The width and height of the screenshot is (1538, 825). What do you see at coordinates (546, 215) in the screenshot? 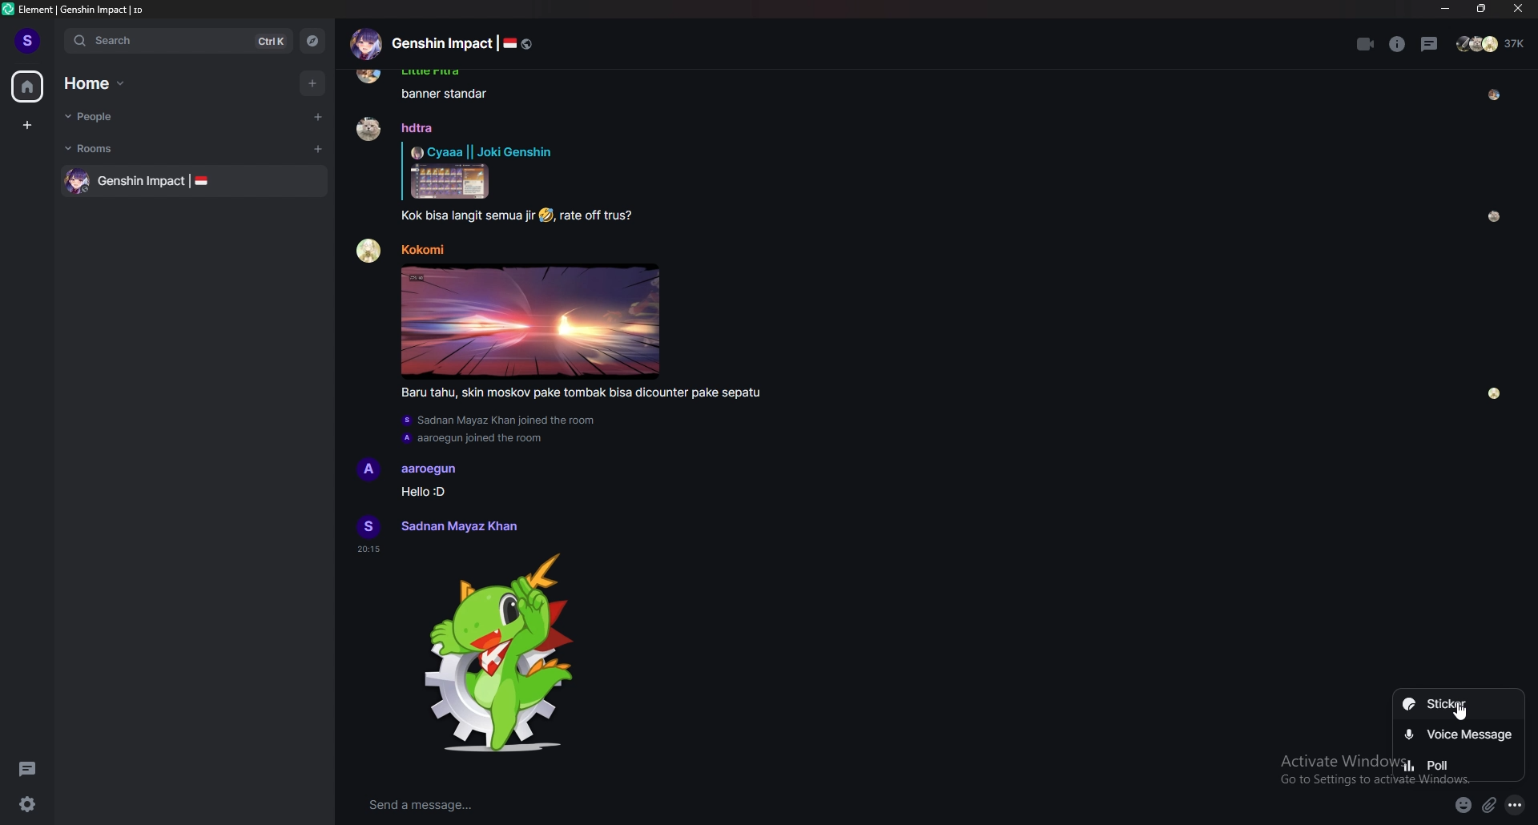
I see `Emoji` at bounding box center [546, 215].